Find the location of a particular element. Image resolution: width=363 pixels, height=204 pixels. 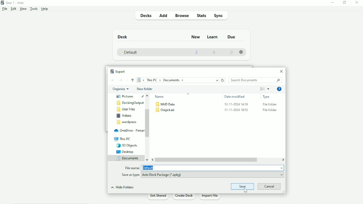

3D Objects is located at coordinates (127, 146).